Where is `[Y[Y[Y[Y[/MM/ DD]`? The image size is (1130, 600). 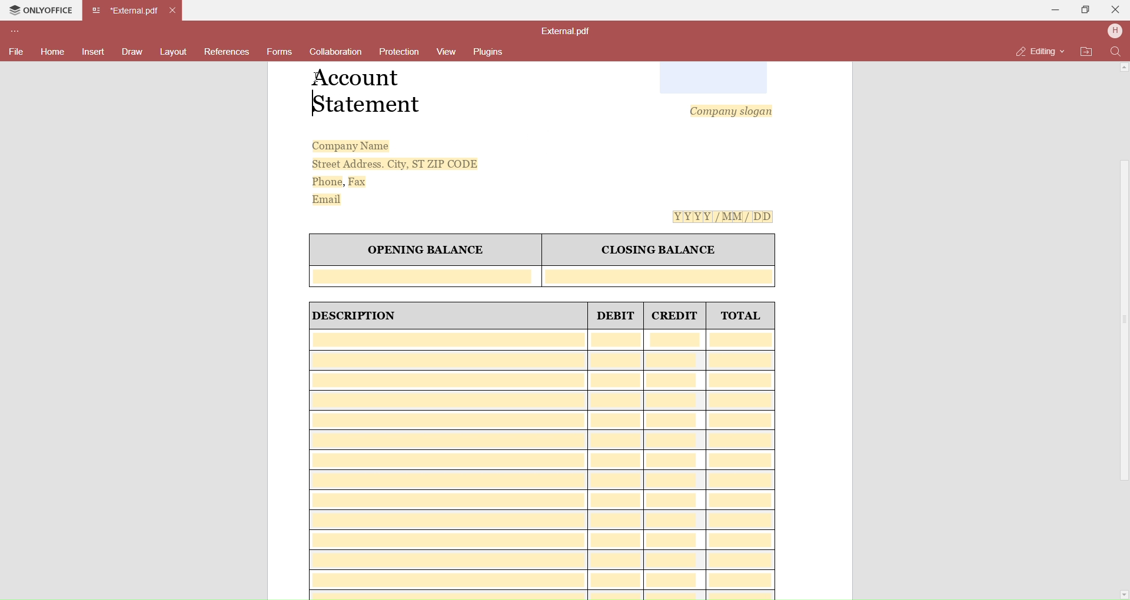 [Y[Y[Y[Y[/MM/ DD] is located at coordinates (725, 217).